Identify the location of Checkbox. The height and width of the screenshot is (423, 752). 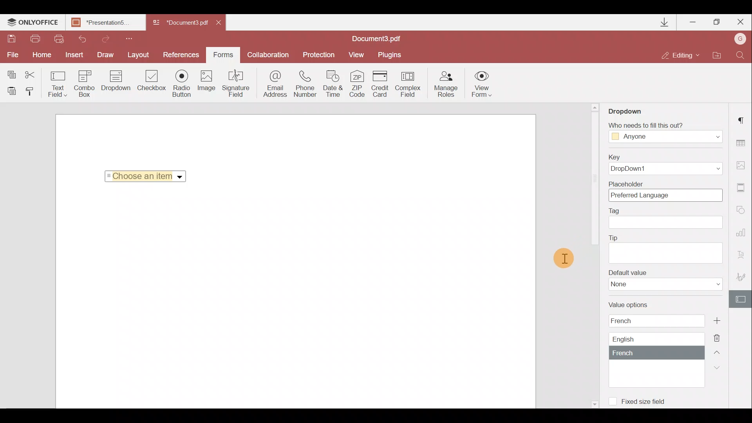
(150, 82).